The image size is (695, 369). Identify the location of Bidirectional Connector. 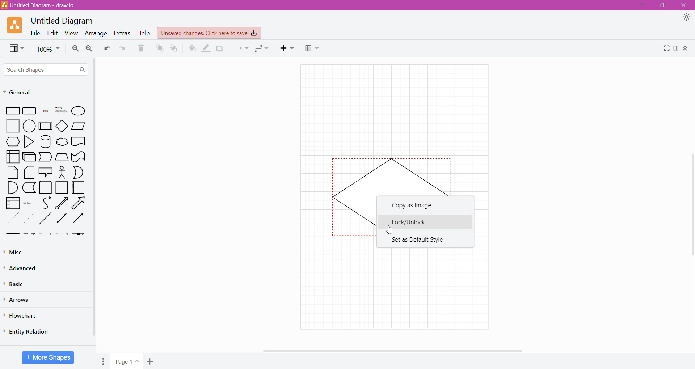
(62, 220).